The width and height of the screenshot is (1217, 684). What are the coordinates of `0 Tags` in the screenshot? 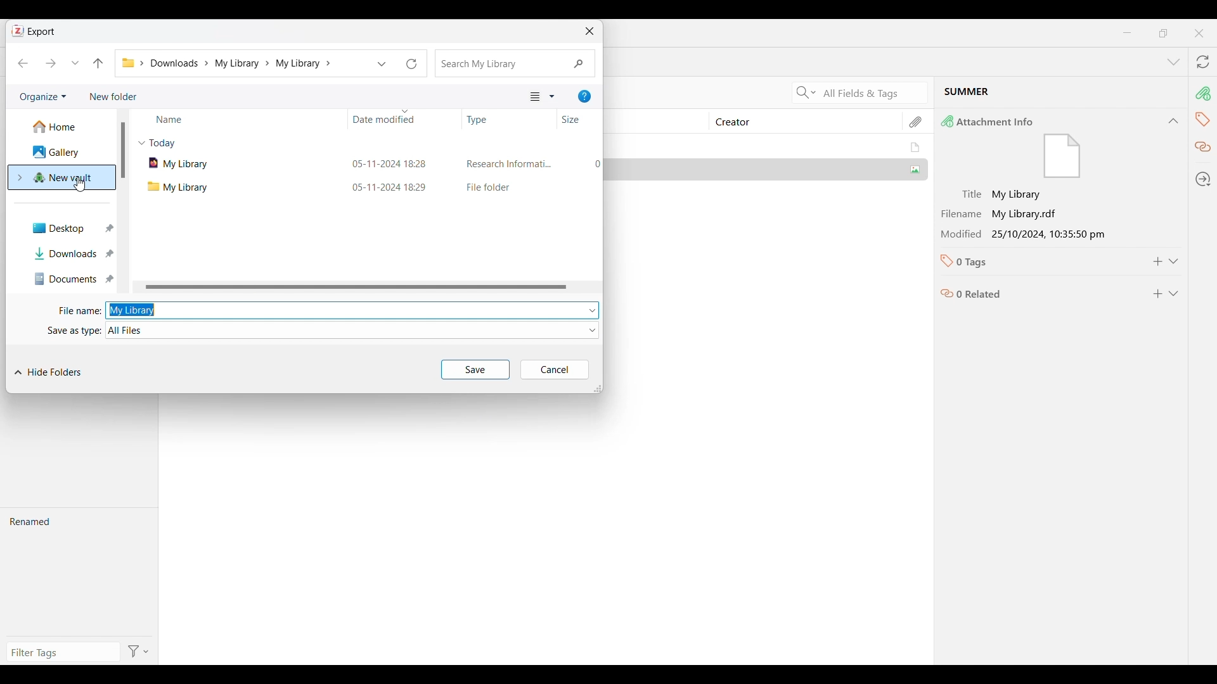 It's located at (1035, 262).